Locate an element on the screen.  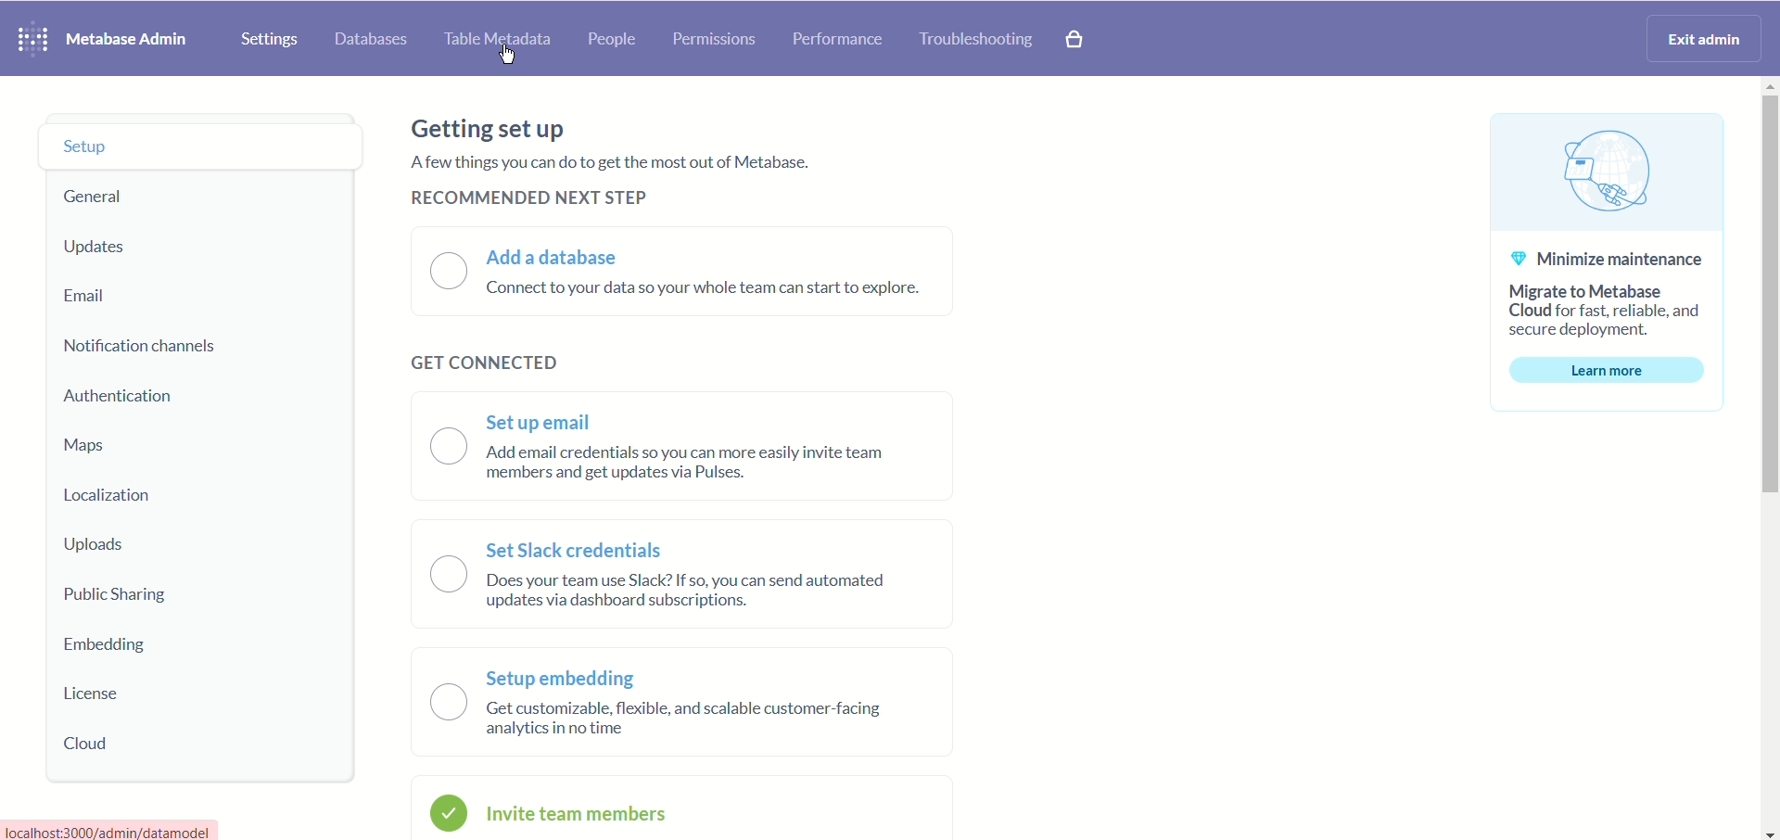
Radio button is located at coordinates (448, 444).